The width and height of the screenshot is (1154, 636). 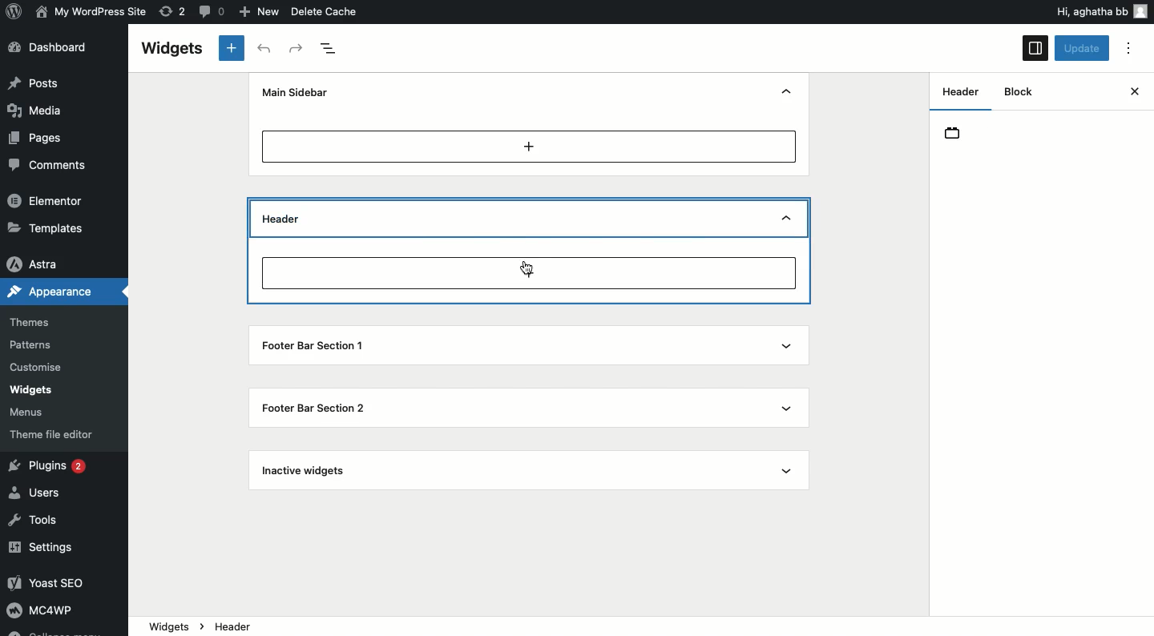 What do you see at coordinates (330, 49) in the screenshot?
I see `Document overview` at bounding box center [330, 49].